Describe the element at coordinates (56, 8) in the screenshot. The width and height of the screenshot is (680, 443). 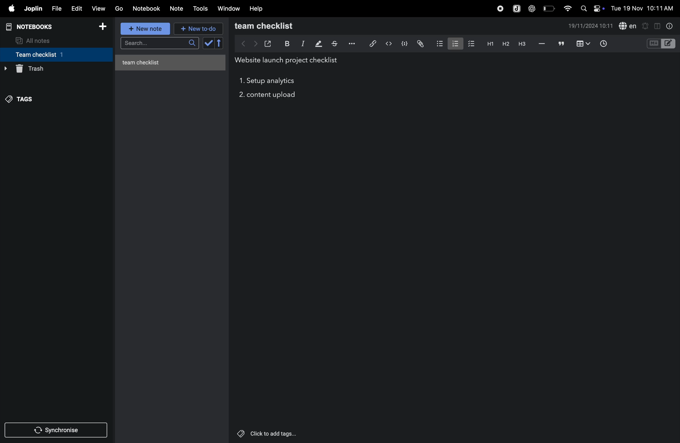
I see `file` at that location.